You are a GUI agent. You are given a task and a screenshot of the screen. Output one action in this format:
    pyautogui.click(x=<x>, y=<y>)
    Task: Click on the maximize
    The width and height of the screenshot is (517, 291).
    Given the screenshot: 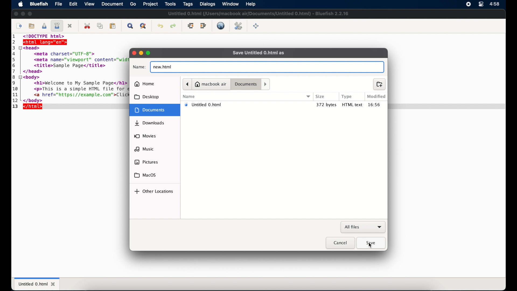 What is the action you would take?
    pyautogui.click(x=149, y=53)
    